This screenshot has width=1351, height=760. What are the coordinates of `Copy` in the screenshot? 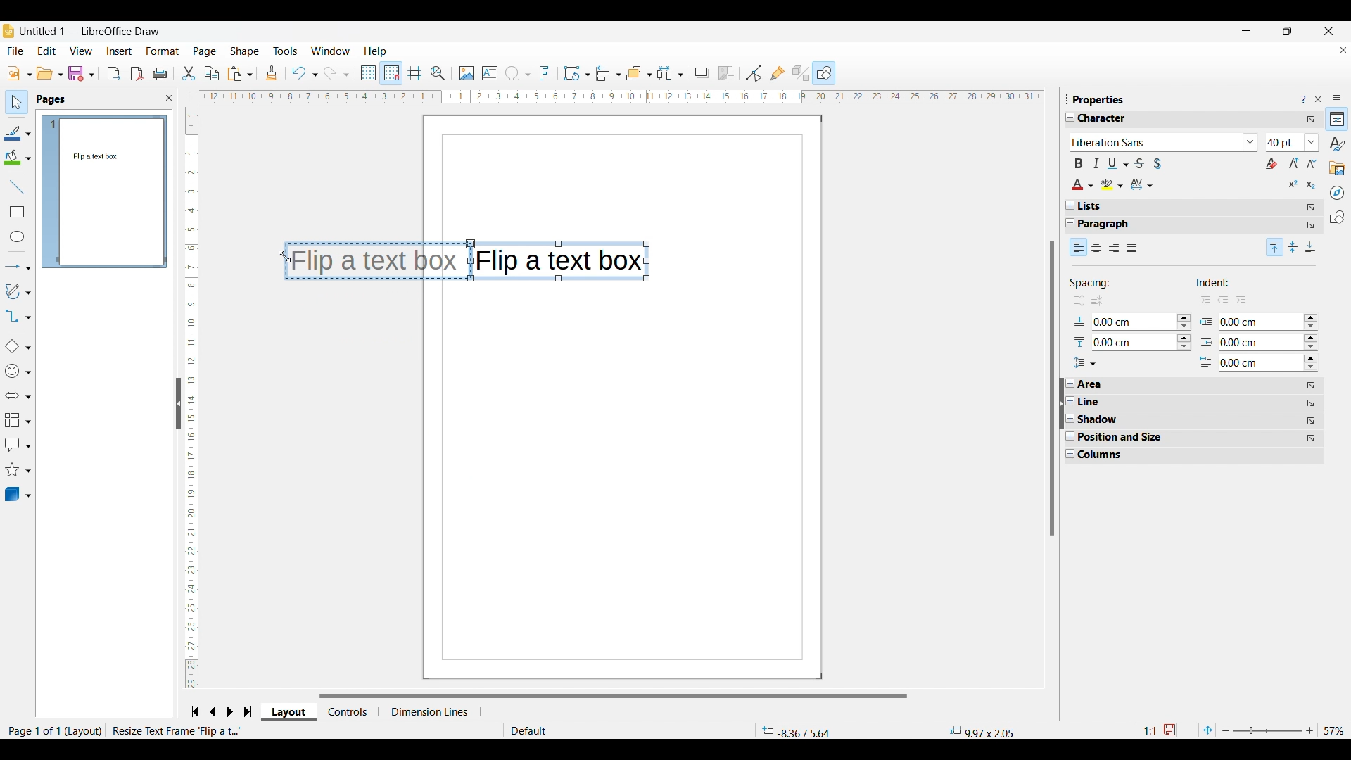 It's located at (212, 73).